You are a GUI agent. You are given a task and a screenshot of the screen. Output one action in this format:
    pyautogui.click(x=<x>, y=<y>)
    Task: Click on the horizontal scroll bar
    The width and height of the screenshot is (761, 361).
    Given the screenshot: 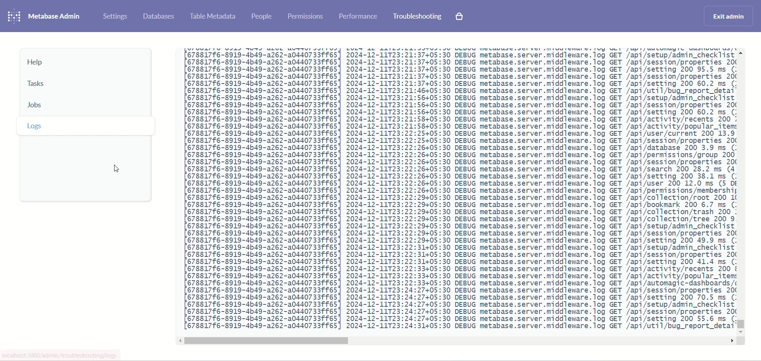 What is the action you would take?
    pyautogui.click(x=457, y=340)
    